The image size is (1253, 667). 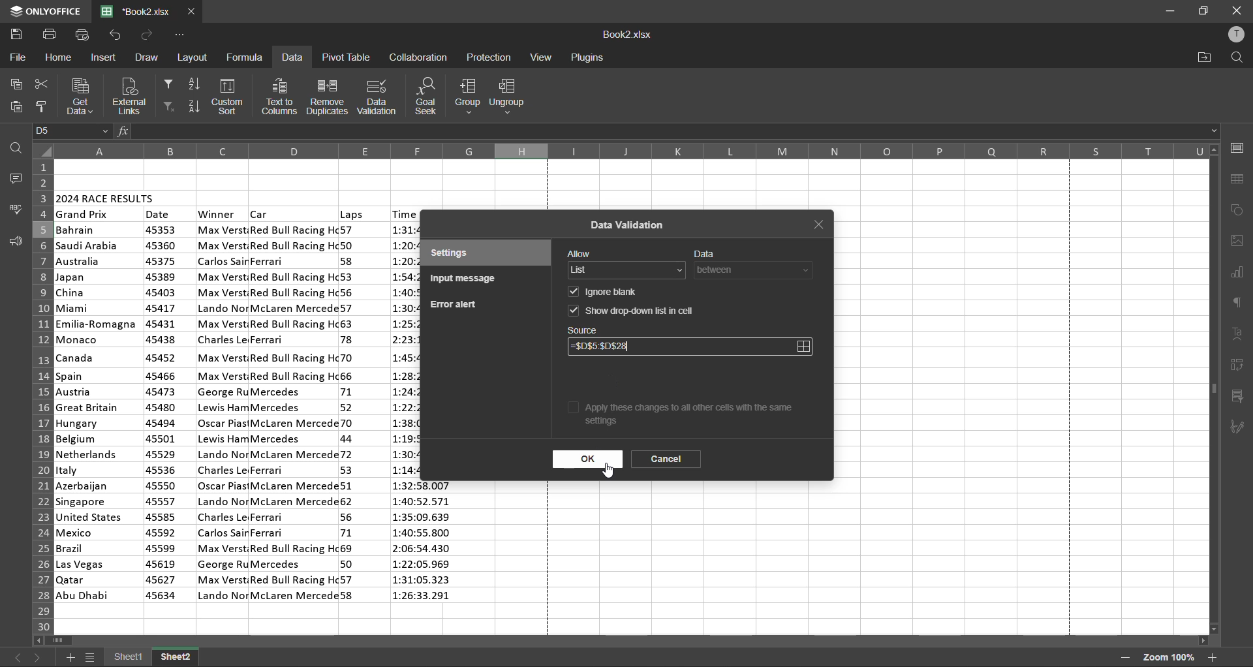 What do you see at coordinates (571, 292) in the screenshot?
I see `checkbox` at bounding box center [571, 292].